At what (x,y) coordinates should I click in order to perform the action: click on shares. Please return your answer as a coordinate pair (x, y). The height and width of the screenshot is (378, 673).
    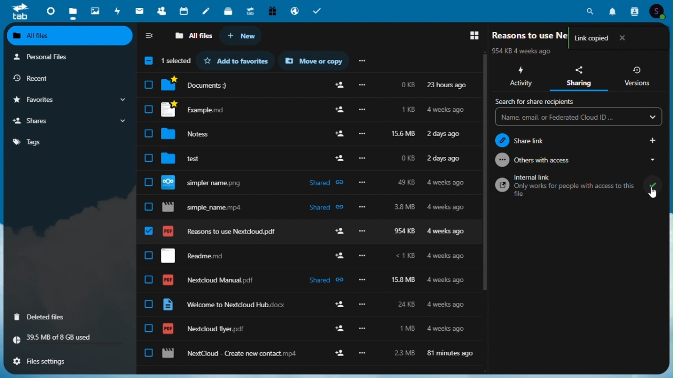
    Looking at the image, I should click on (70, 121).